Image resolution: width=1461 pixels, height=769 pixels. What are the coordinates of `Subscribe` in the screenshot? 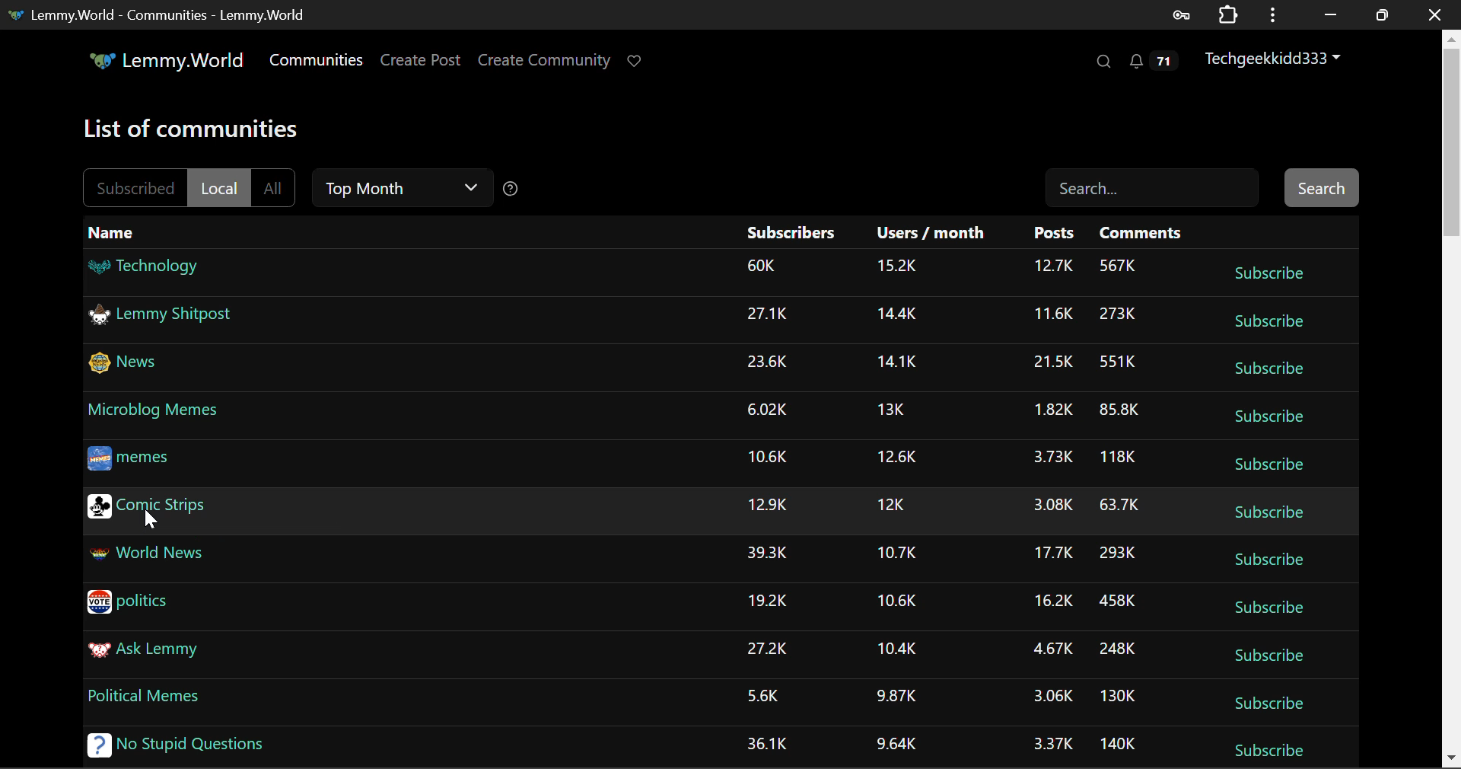 It's located at (1268, 321).